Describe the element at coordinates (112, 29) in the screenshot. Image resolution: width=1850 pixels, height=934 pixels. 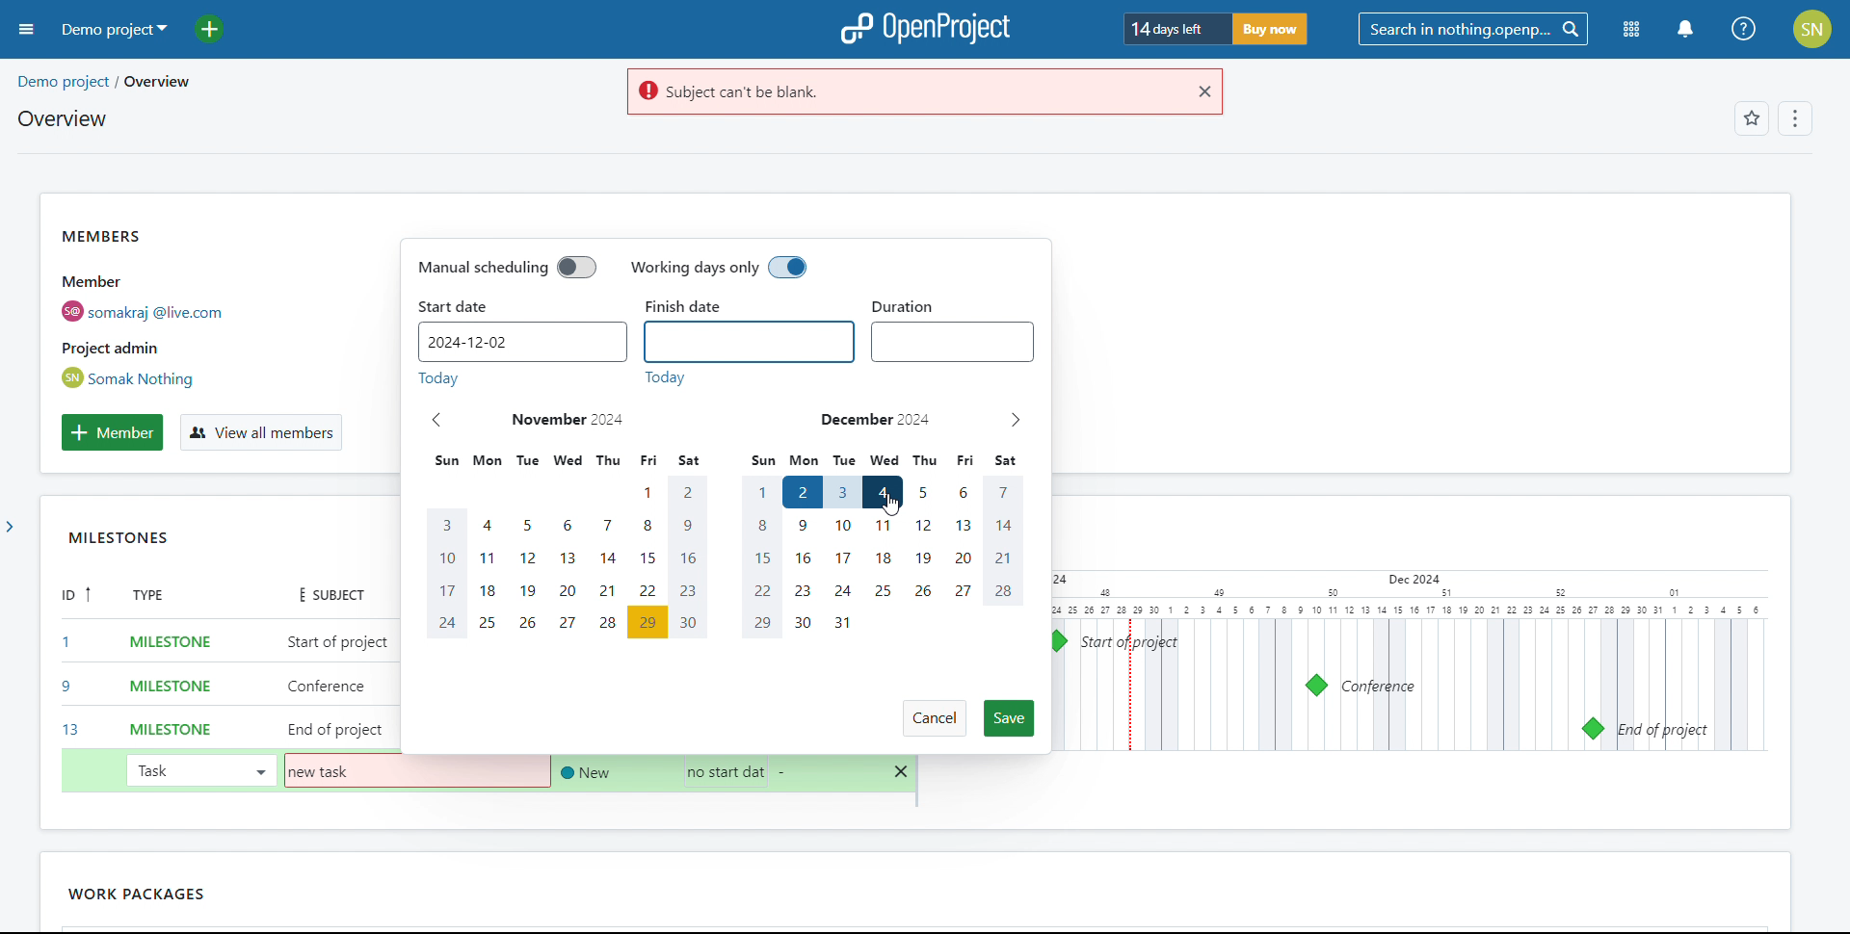
I see `demo project` at that location.